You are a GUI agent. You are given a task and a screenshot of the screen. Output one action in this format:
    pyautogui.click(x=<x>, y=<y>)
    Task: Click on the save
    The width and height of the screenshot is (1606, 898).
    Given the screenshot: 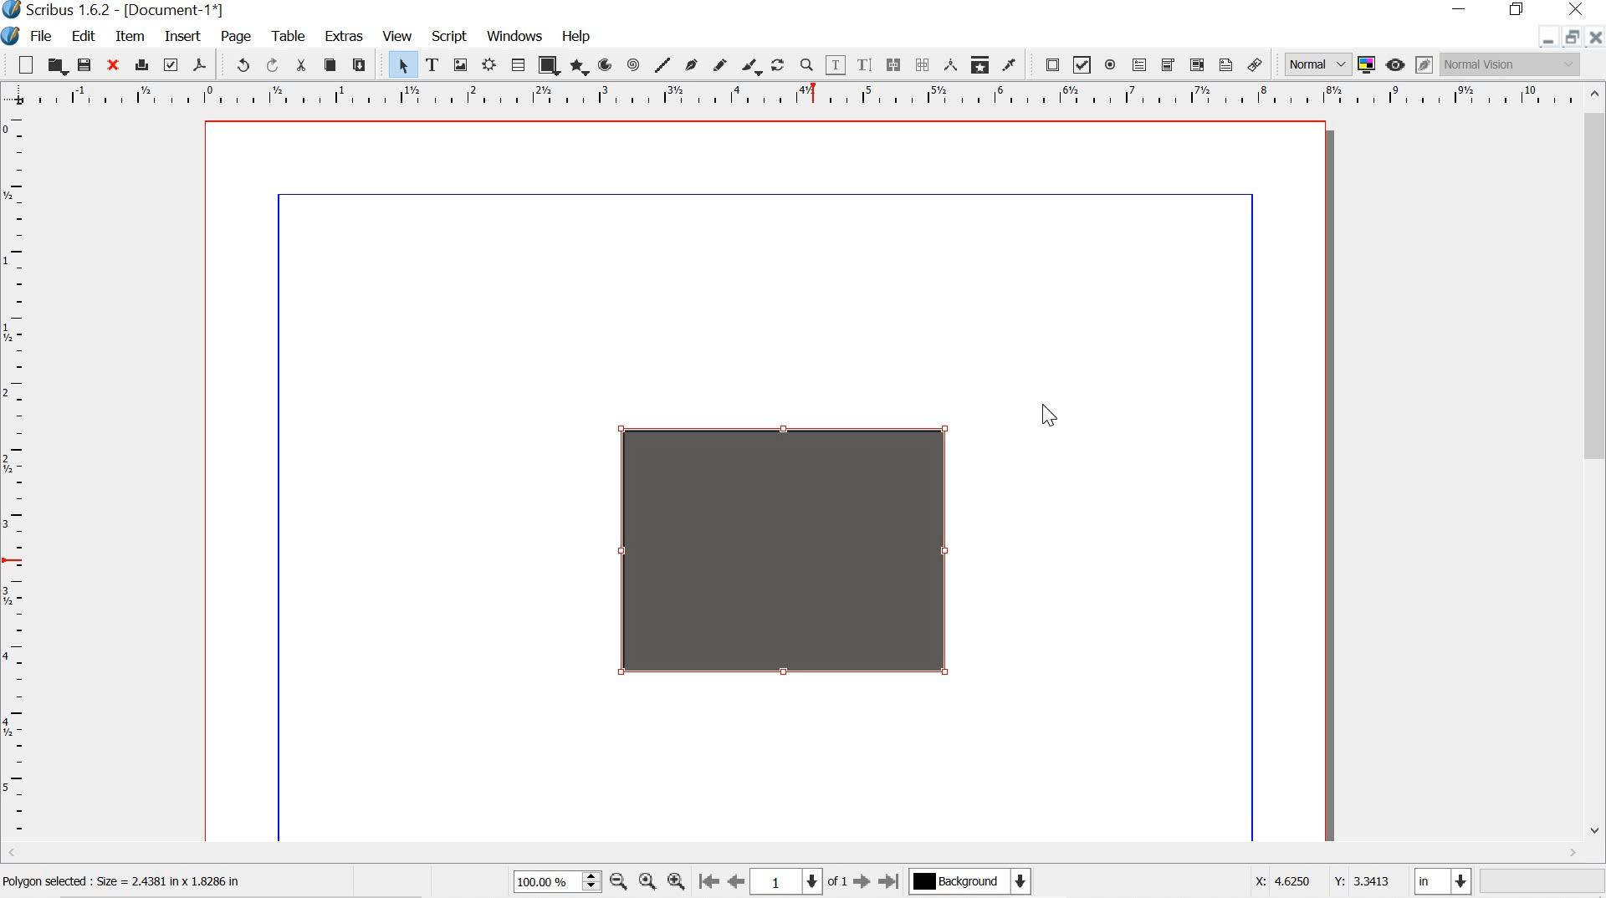 What is the action you would take?
    pyautogui.click(x=85, y=66)
    